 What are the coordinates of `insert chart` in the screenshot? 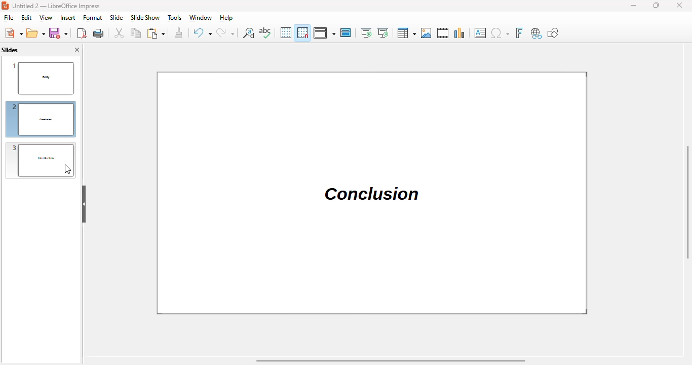 It's located at (460, 32).